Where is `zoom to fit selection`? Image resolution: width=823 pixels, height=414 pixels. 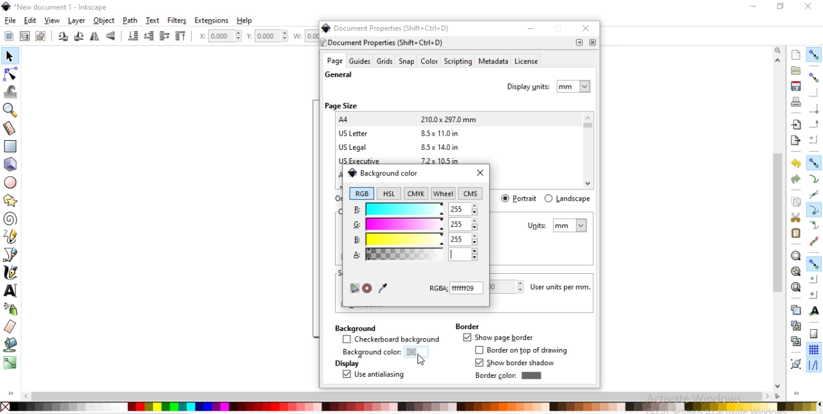
zoom to fit selection is located at coordinates (795, 256).